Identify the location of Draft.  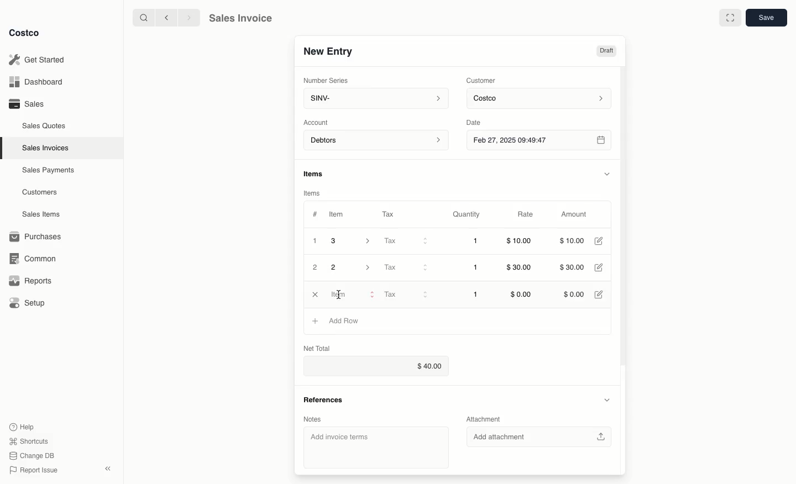
(607, 51).